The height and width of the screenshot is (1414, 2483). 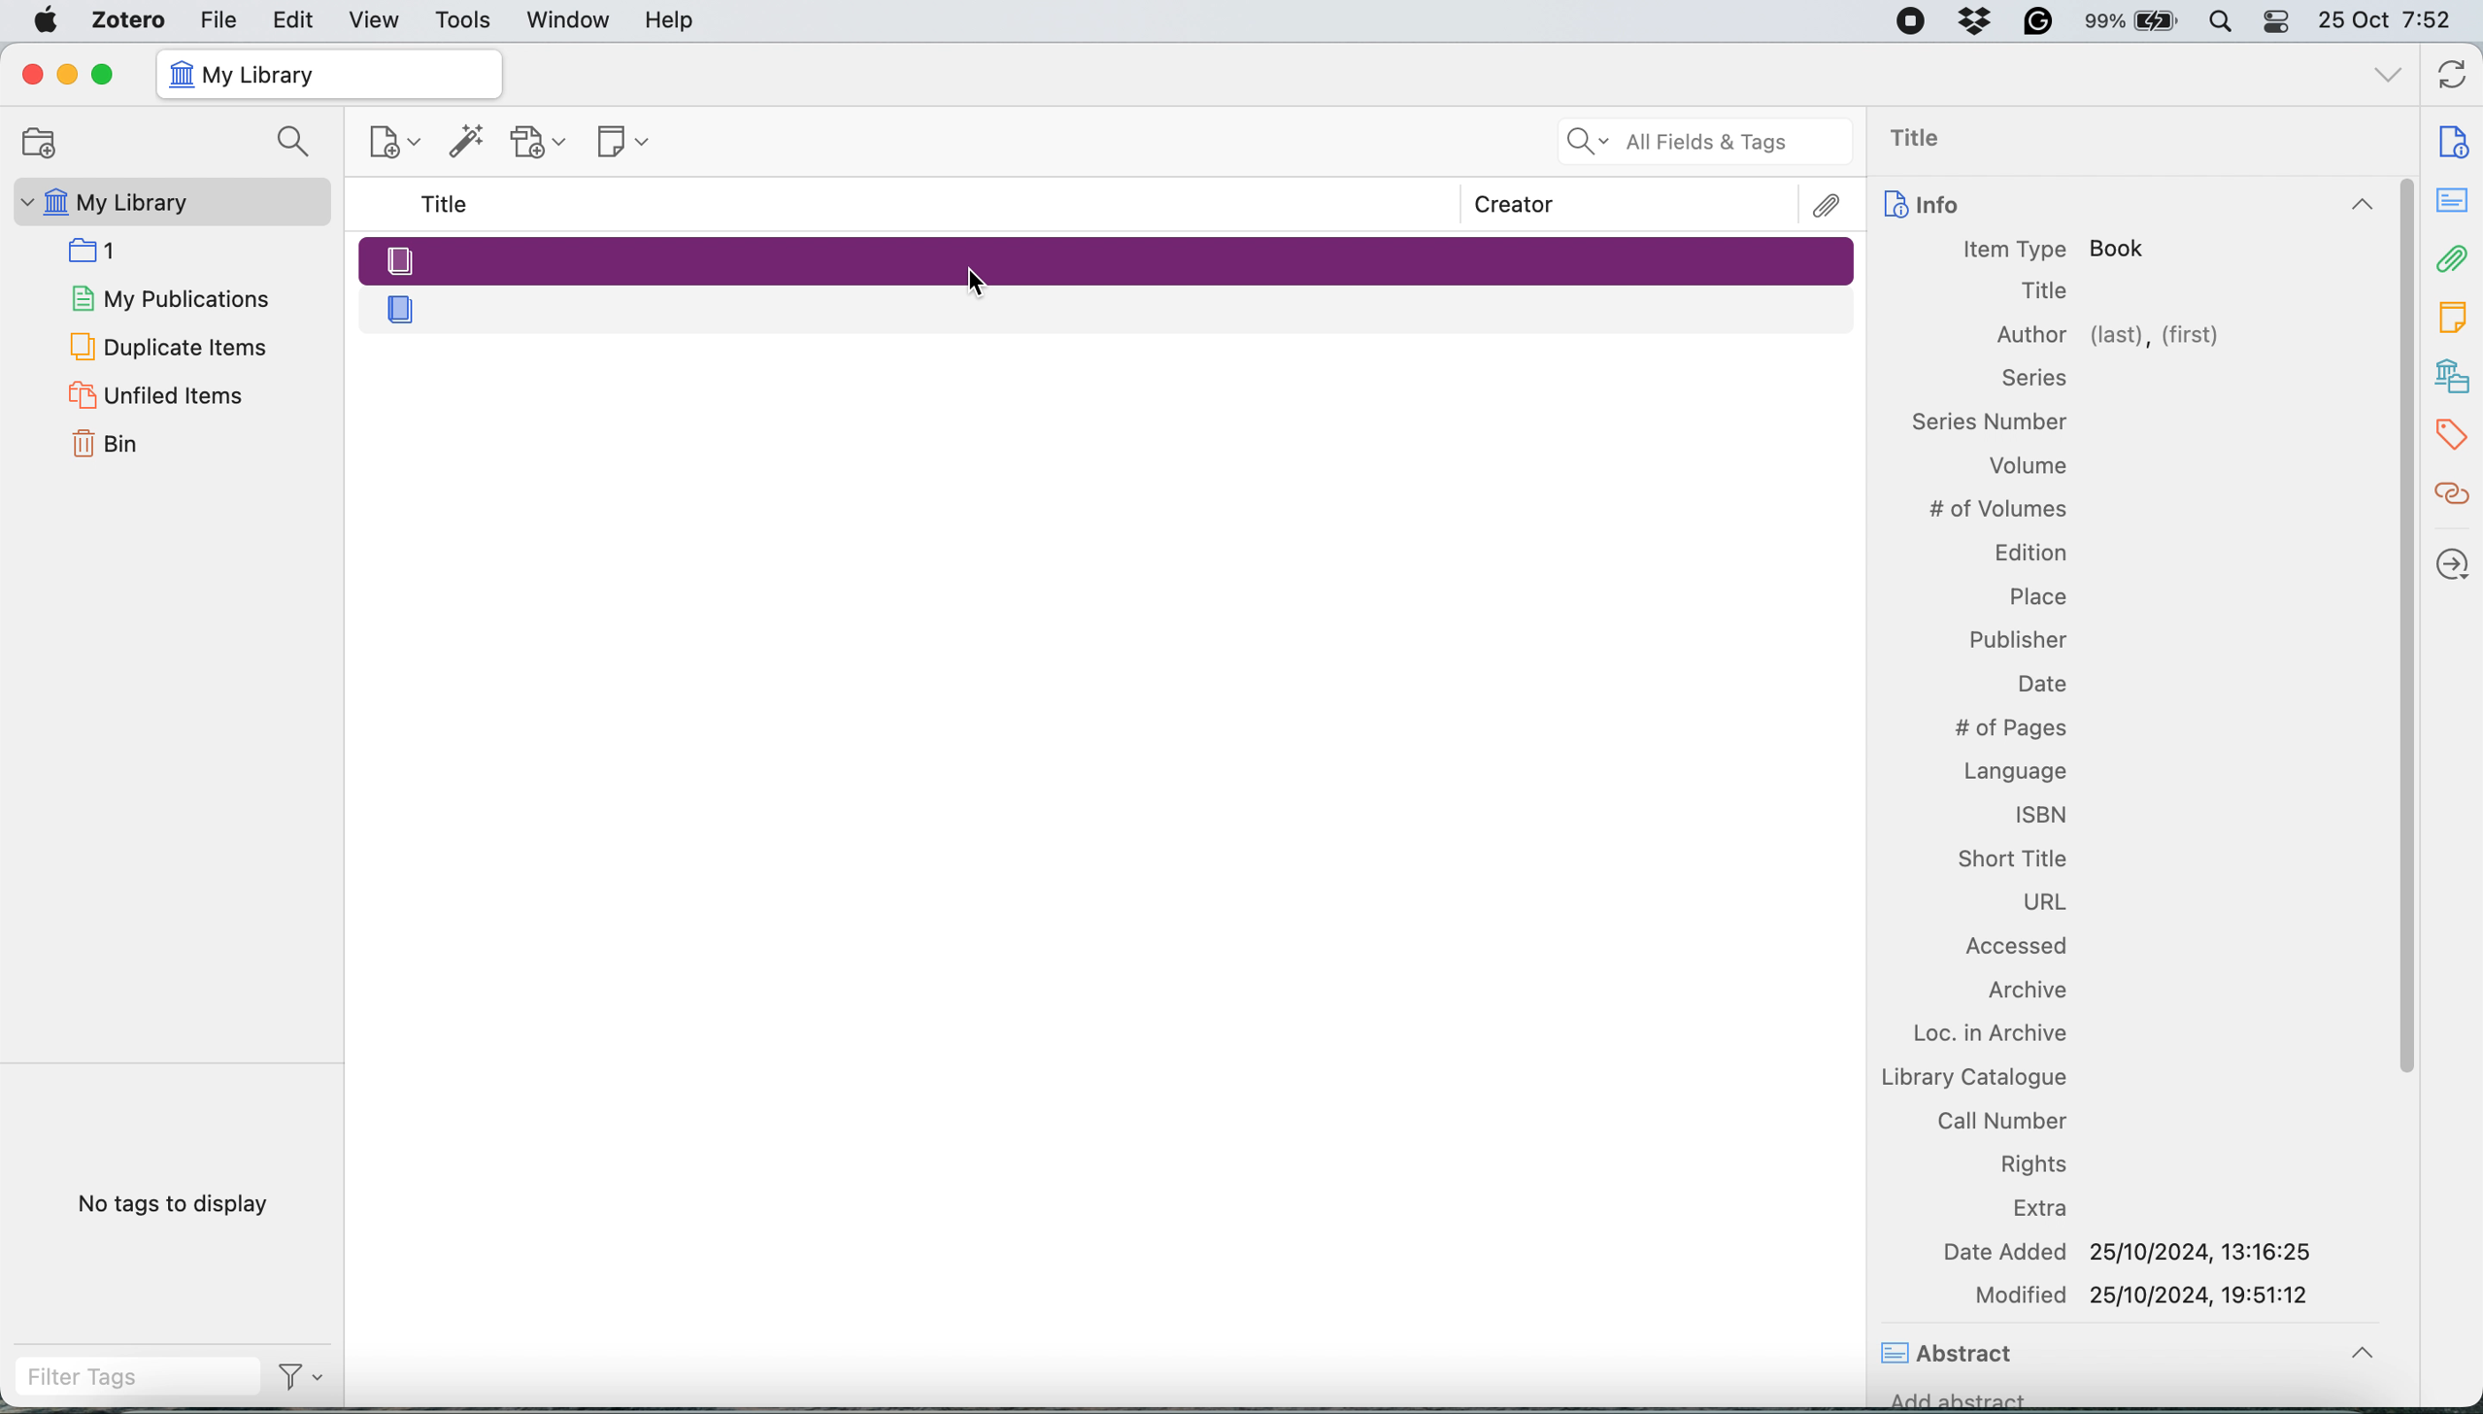 I want to click on Scroll Bar, so click(x=2402, y=743).